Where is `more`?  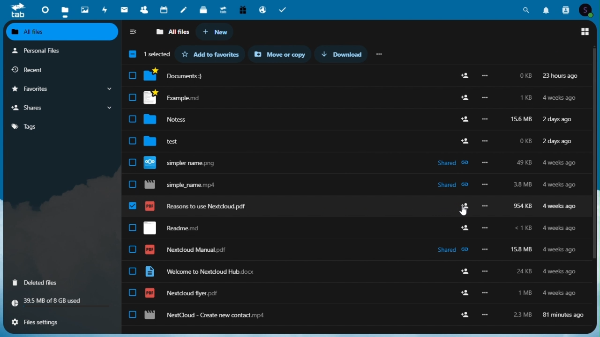
more is located at coordinates (381, 54).